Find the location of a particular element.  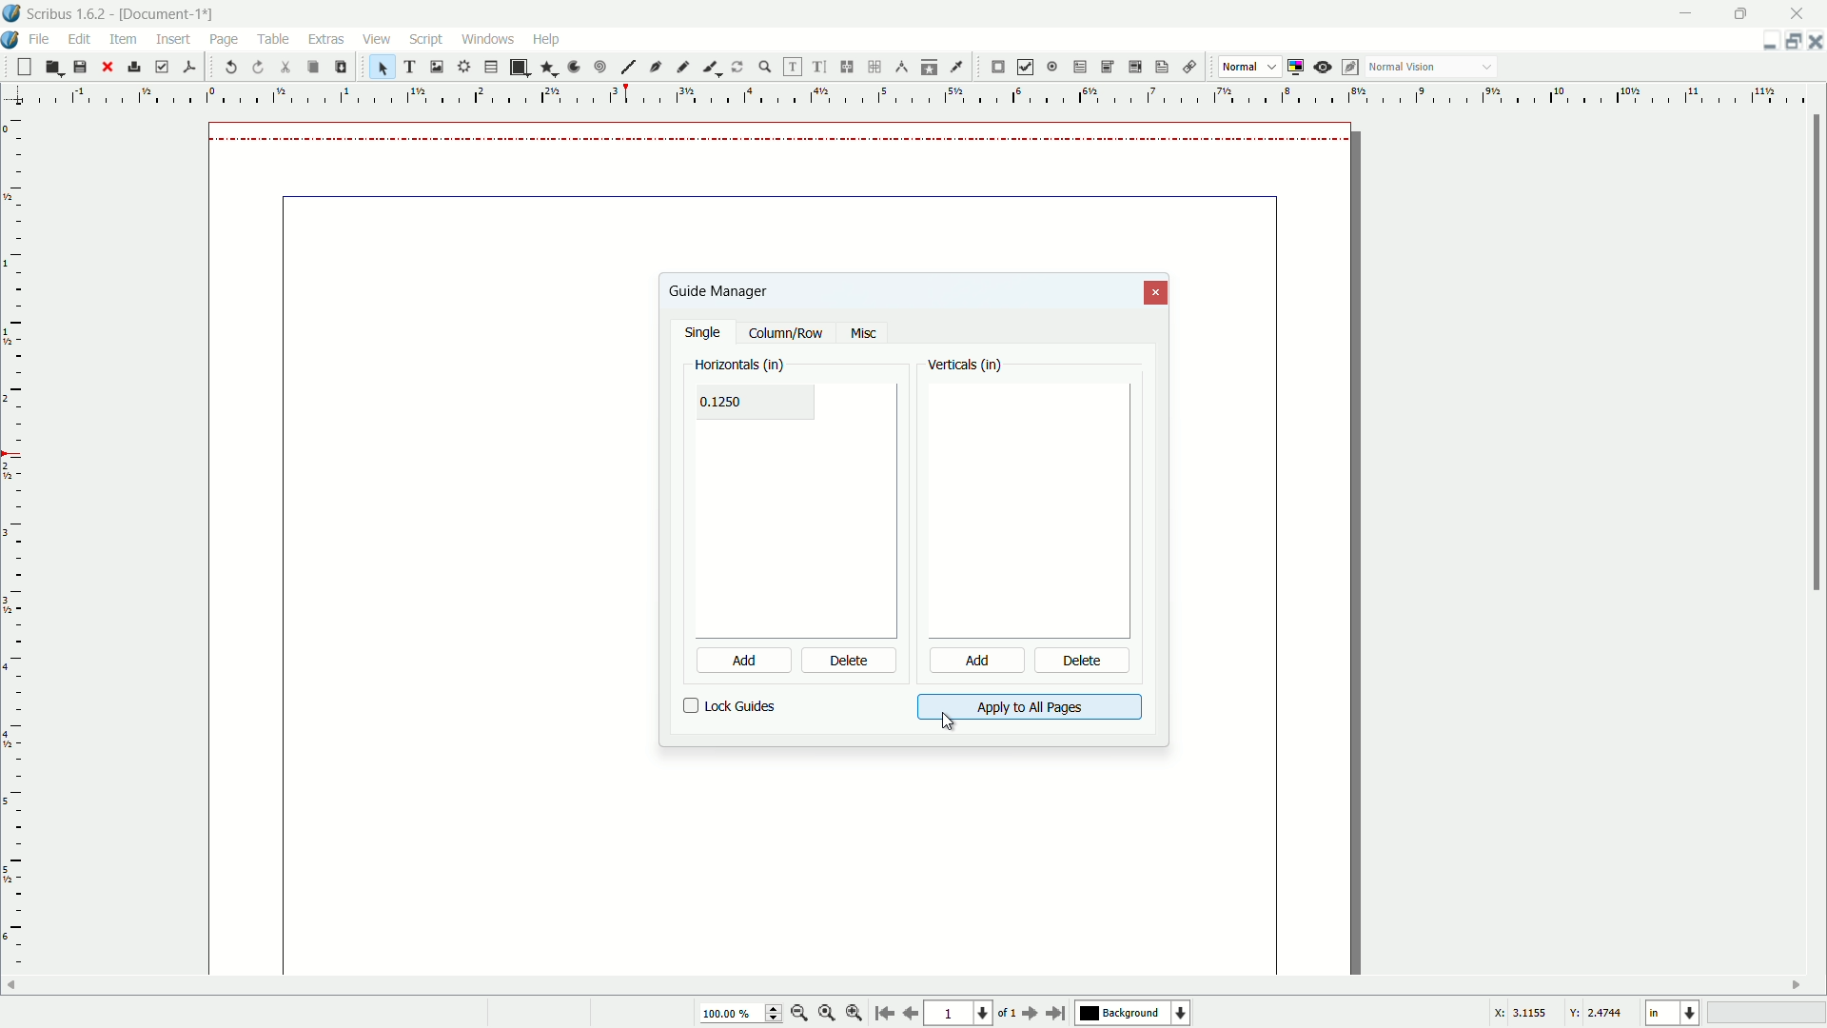

pdf text field is located at coordinates (1076, 68).